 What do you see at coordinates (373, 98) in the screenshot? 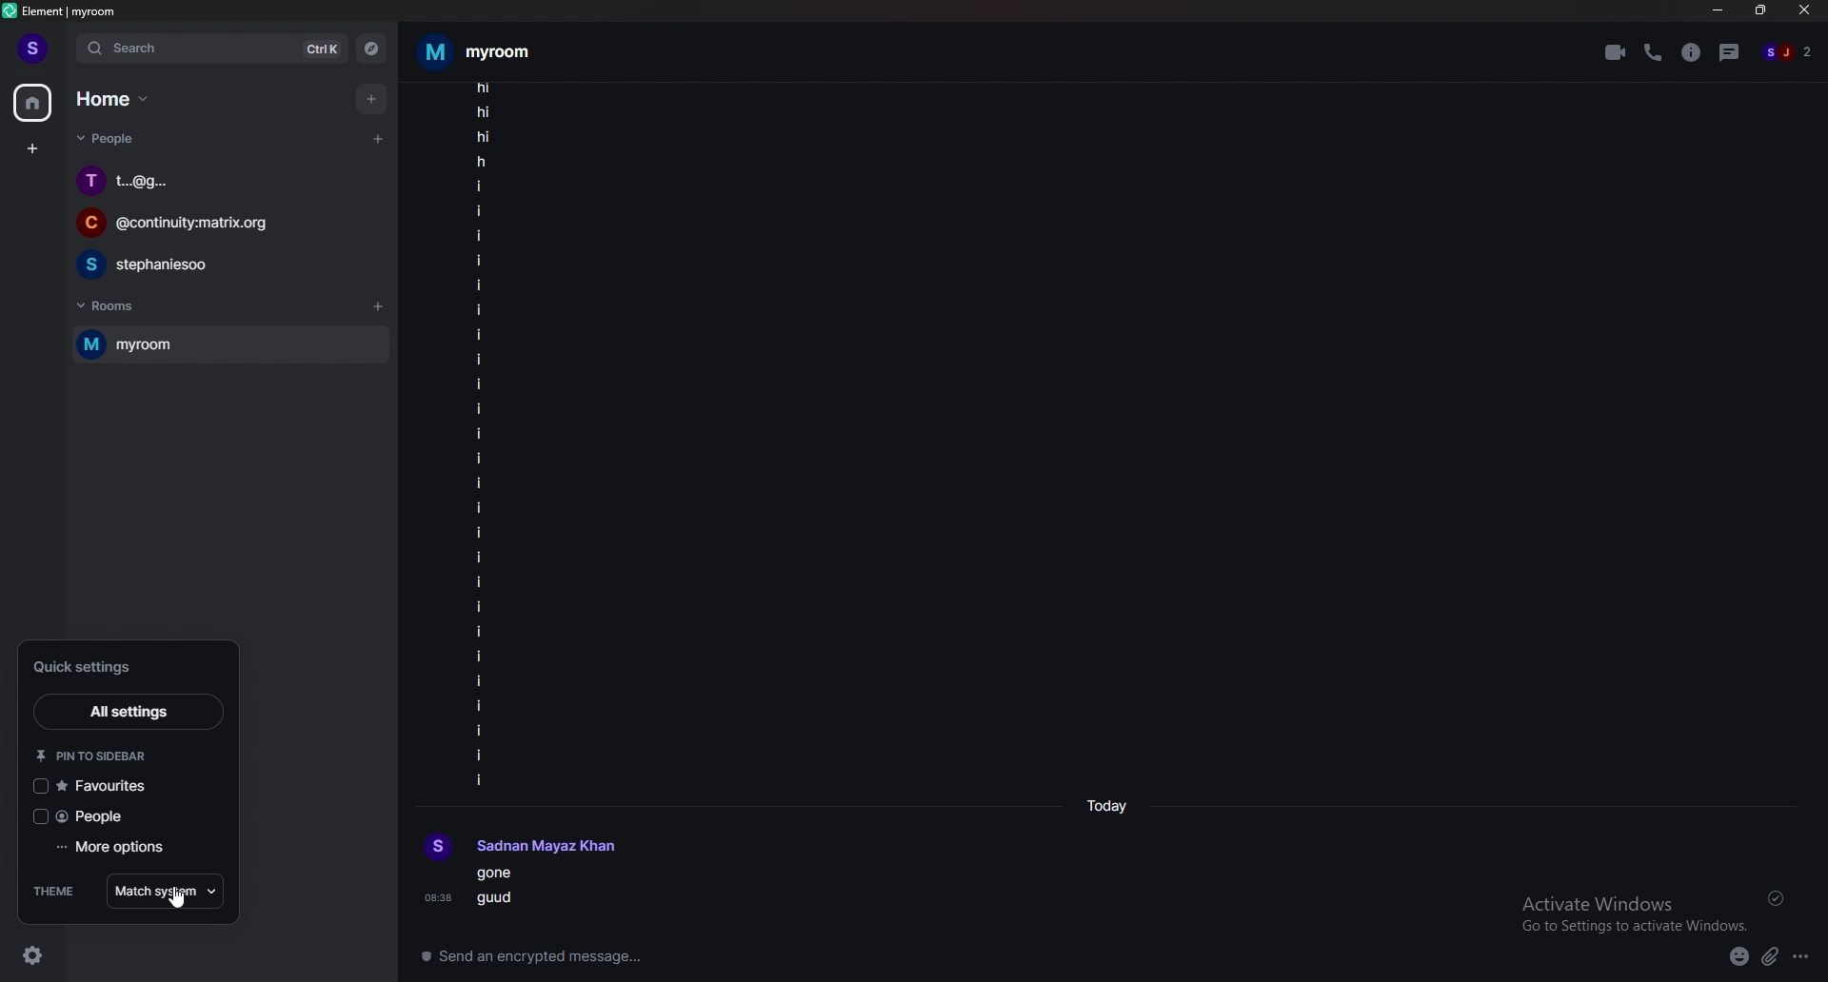
I see `add` at bounding box center [373, 98].